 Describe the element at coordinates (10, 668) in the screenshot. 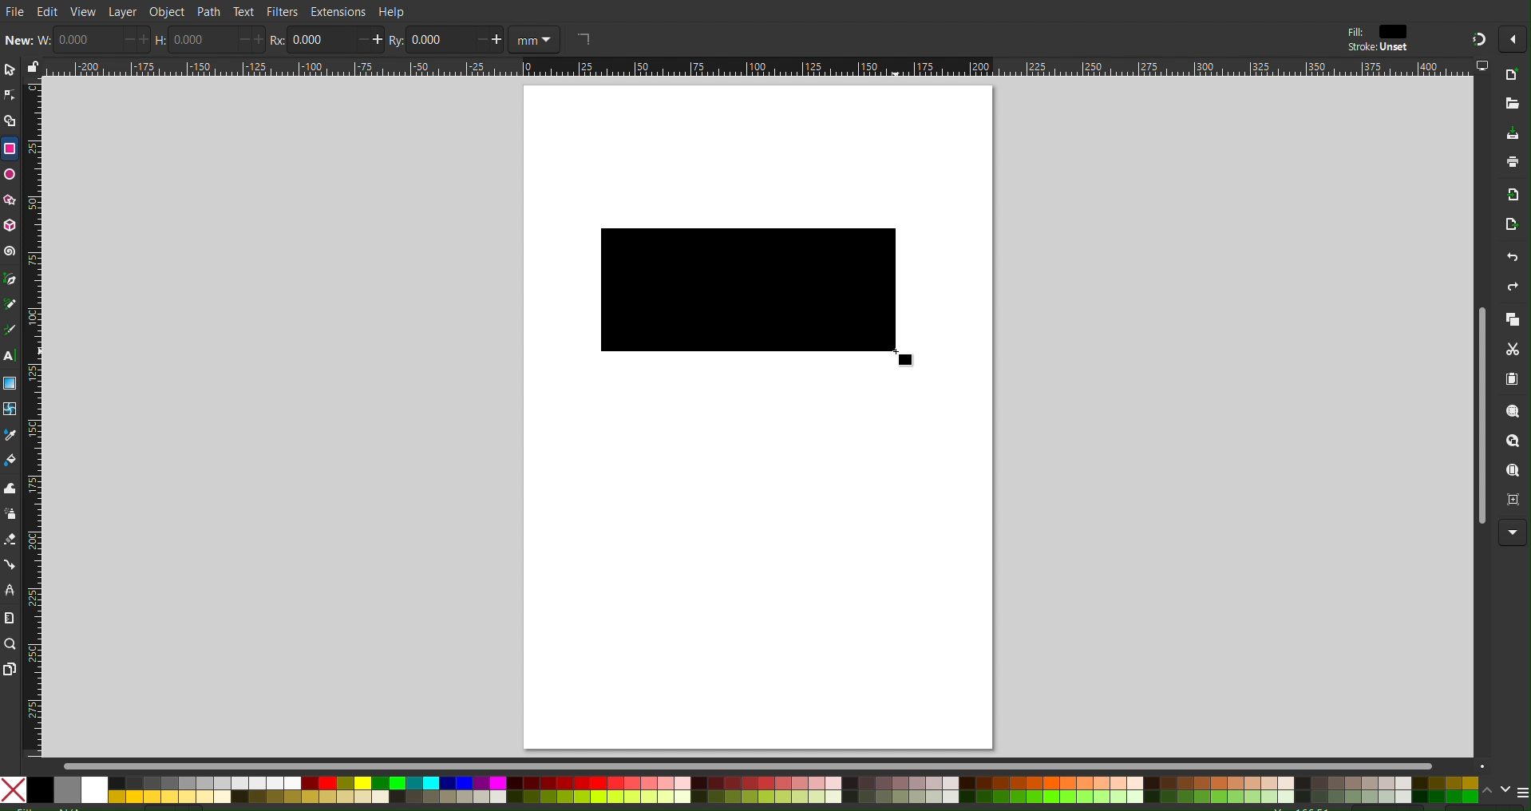

I see `Pages` at that location.